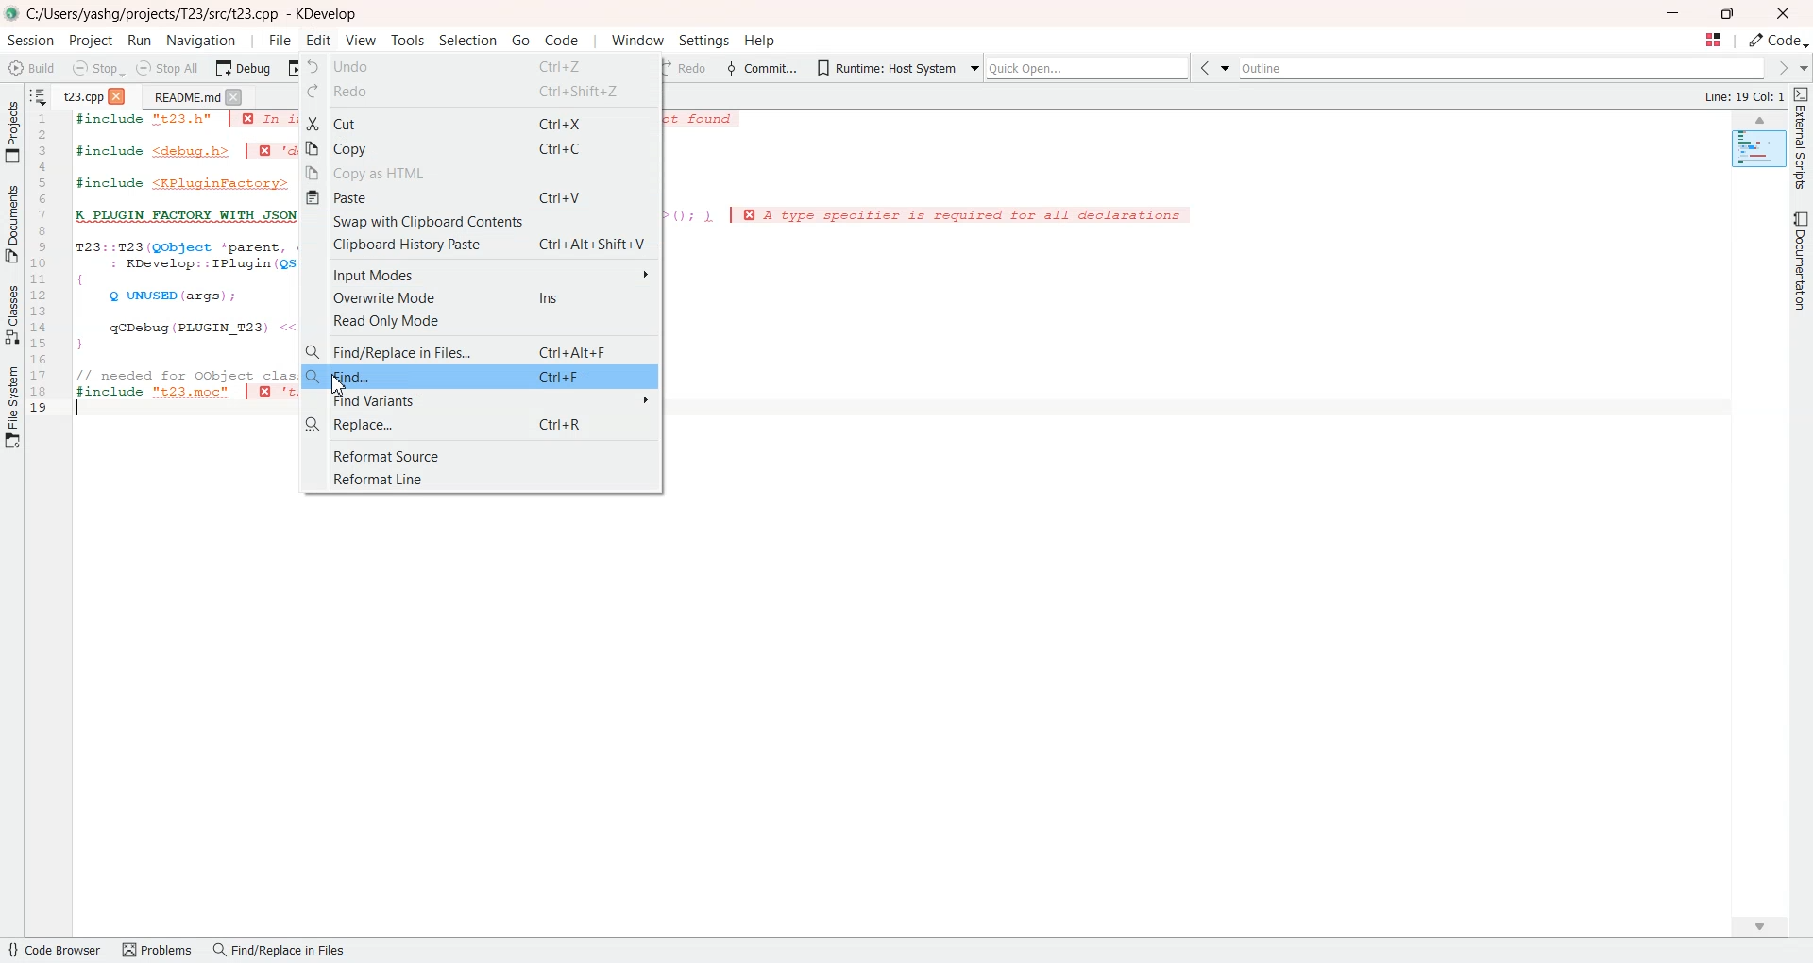 This screenshot has height=963, width=1813. Describe the element at coordinates (481, 274) in the screenshot. I see `Input Modes` at that location.